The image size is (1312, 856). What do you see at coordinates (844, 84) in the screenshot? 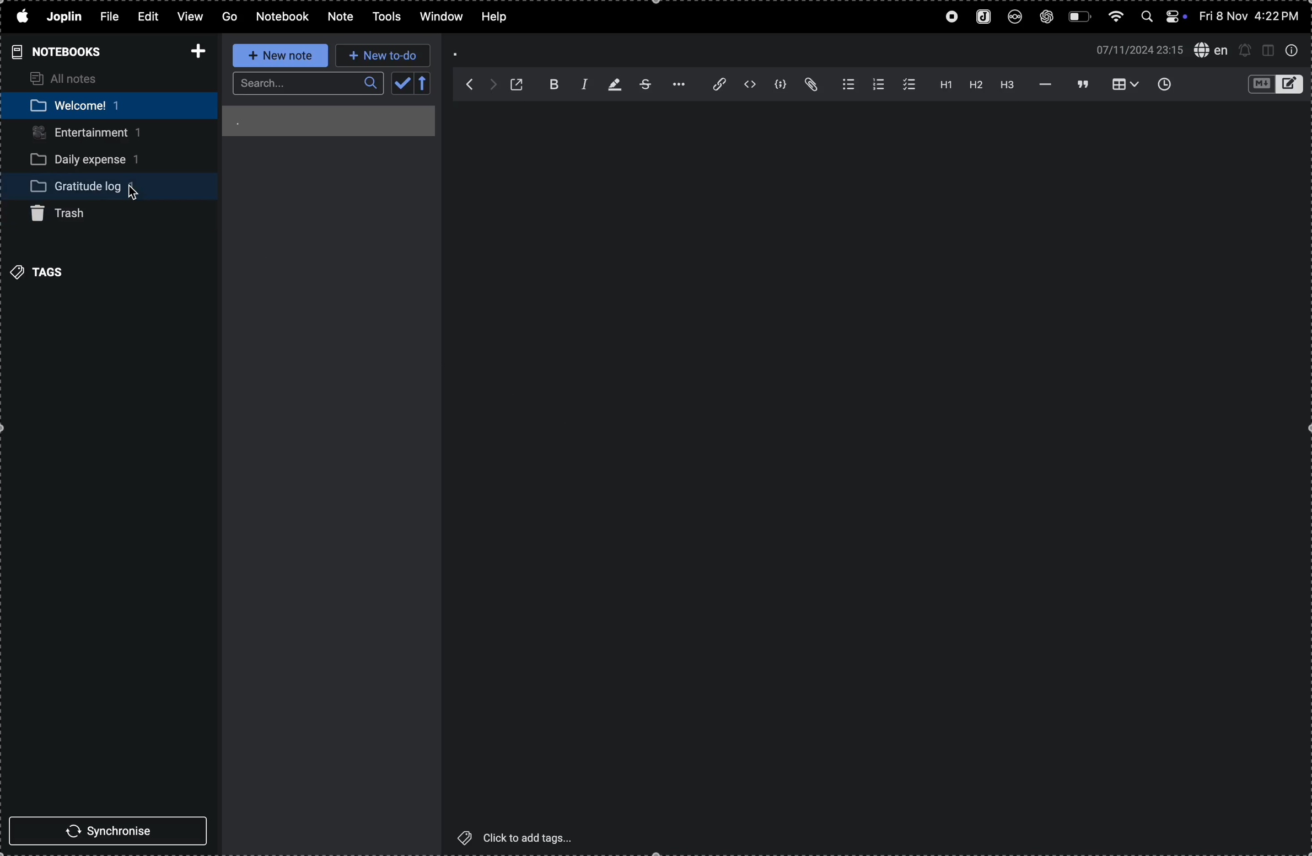
I see `bullet list` at bounding box center [844, 84].